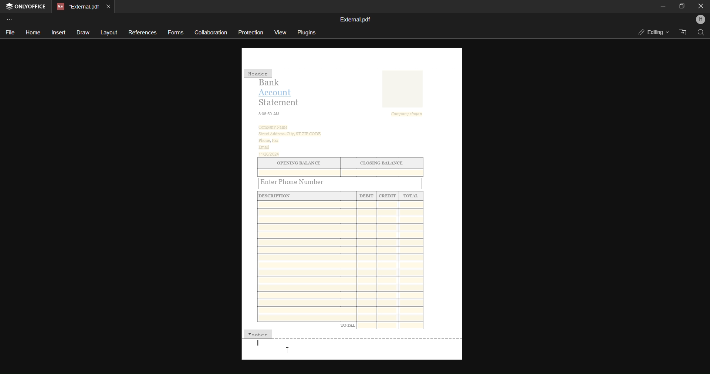  Describe the element at coordinates (411, 196) in the screenshot. I see `TOTAL` at that location.